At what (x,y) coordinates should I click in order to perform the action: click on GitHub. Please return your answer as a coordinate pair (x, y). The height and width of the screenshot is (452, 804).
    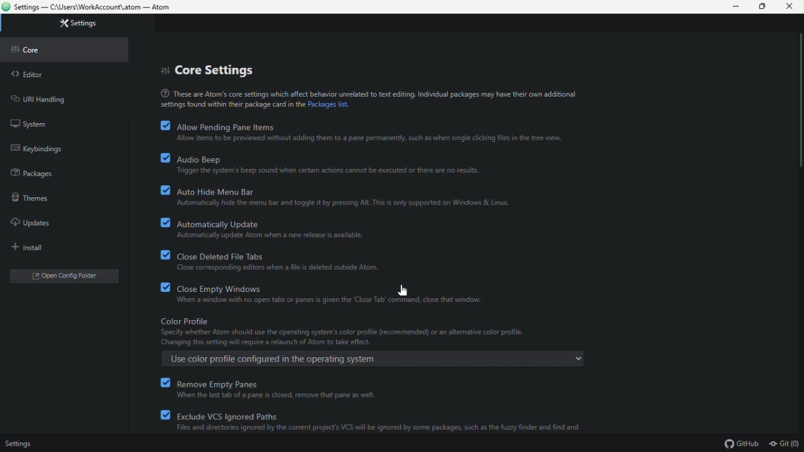
    Looking at the image, I should click on (741, 443).